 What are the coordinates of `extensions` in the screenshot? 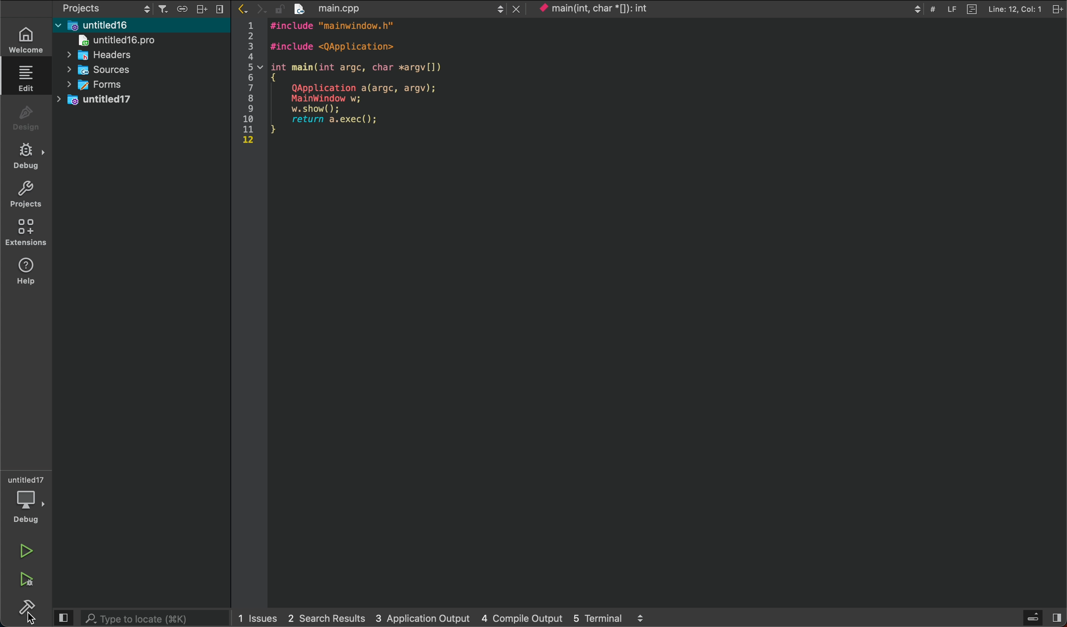 It's located at (25, 233).